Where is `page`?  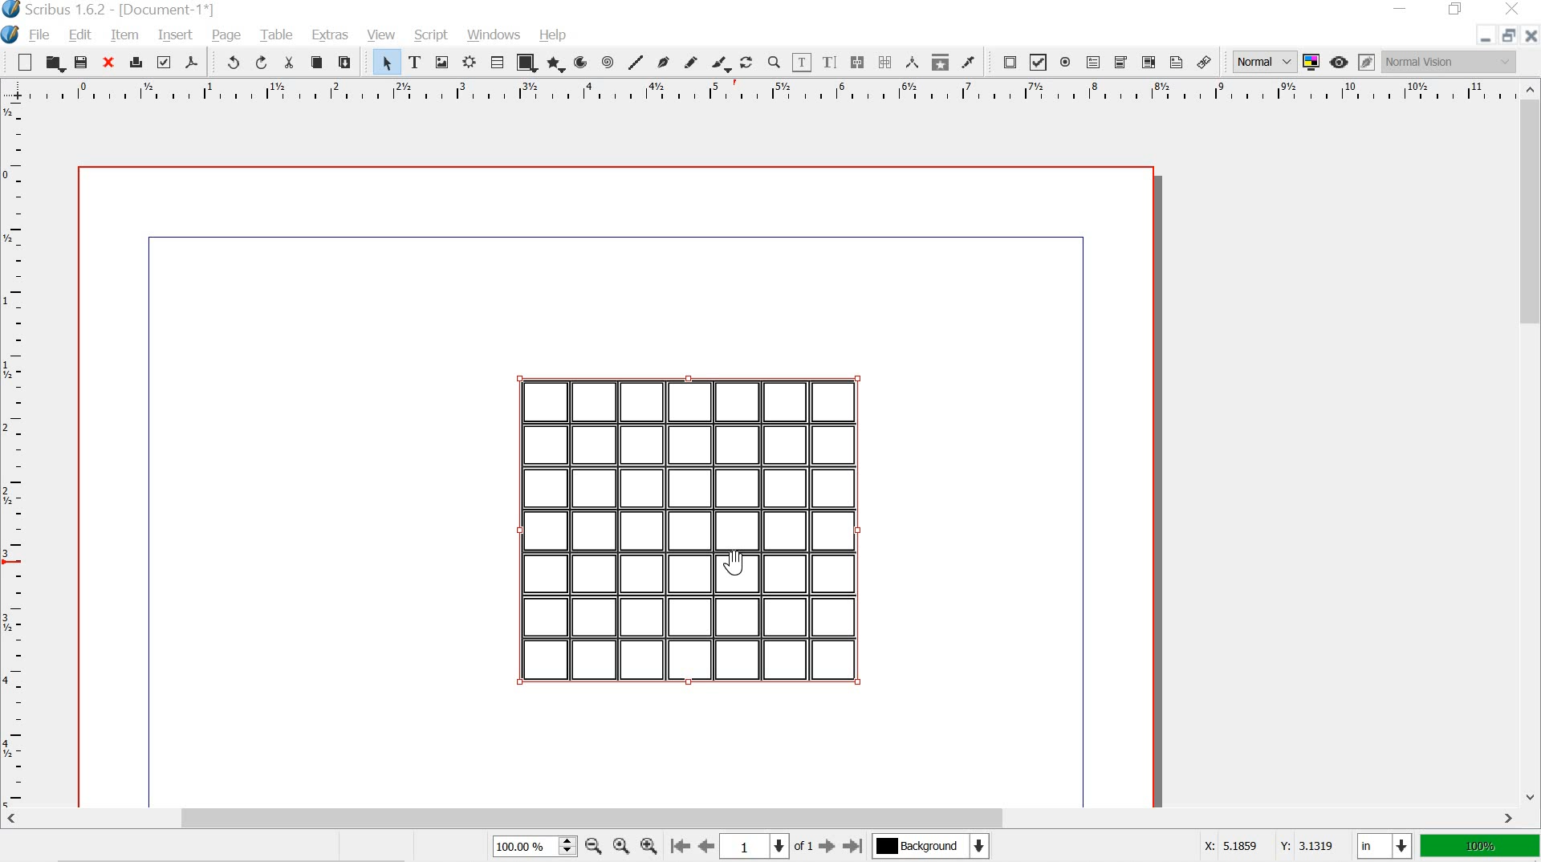 page is located at coordinates (227, 35).